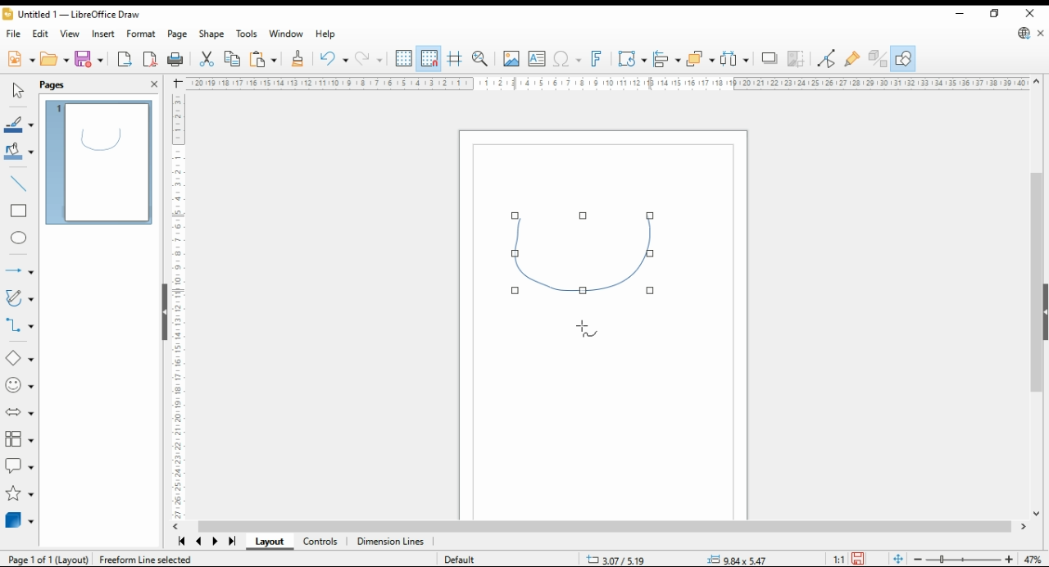 The height and width of the screenshot is (567, 1049). What do you see at coordinates (429, 58) in the screenshot?
I see `snap to grids` at bounding box center [429, 58].